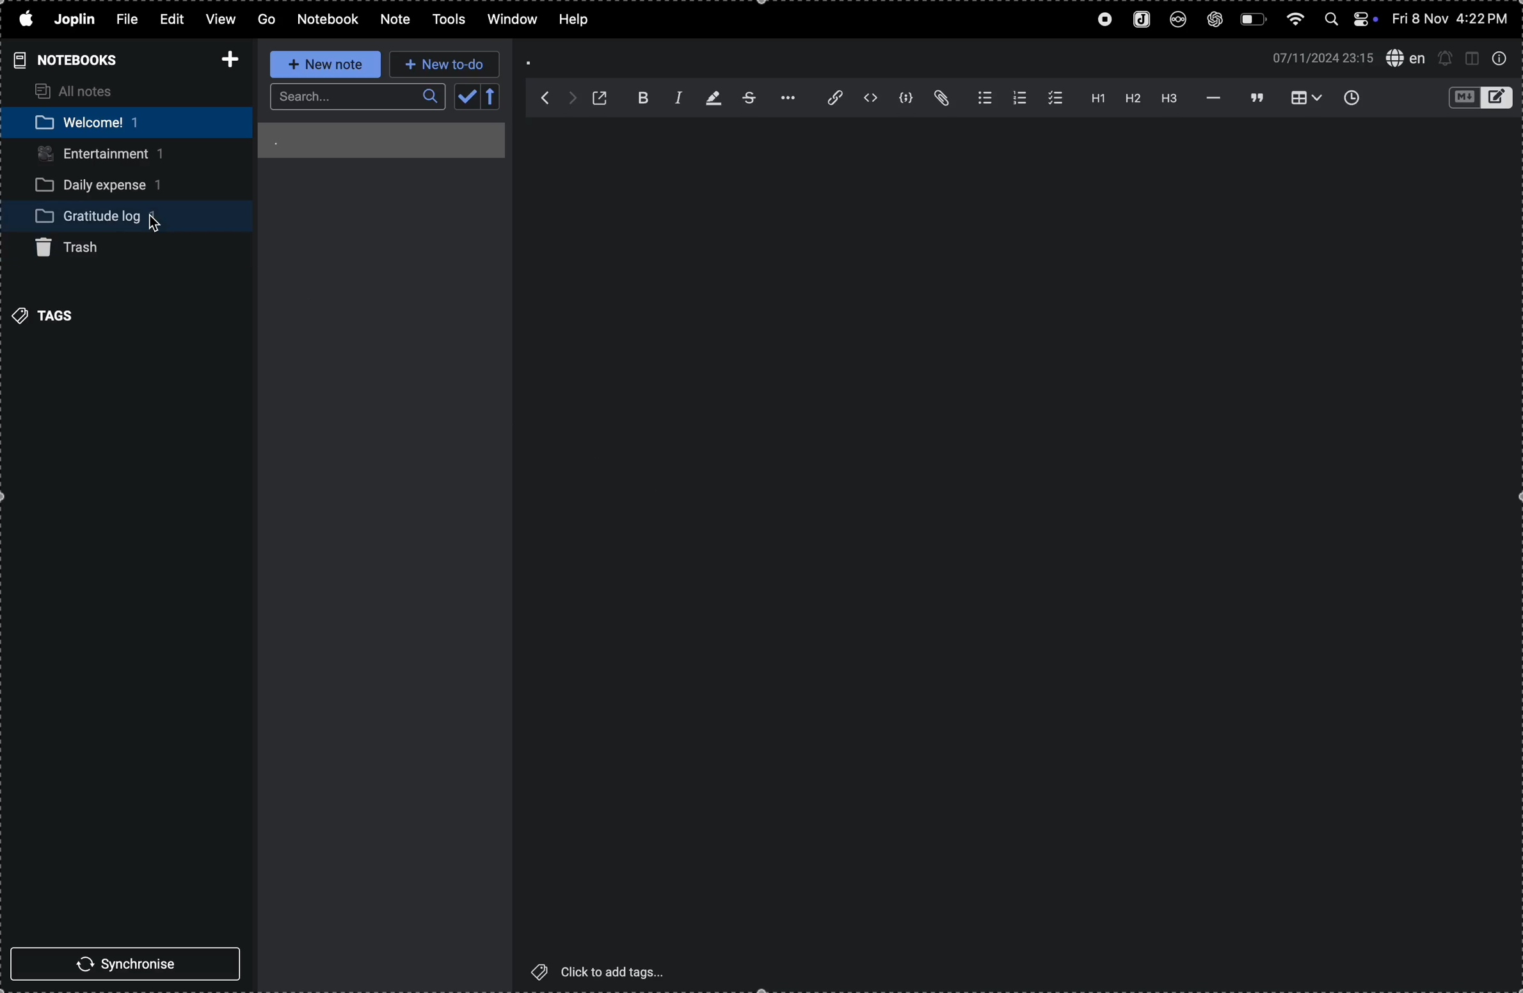 This screenshot has height=993, width=1523. Describe the element at coordinates (67, 246) in the screenshot. I see `trash` at that location.